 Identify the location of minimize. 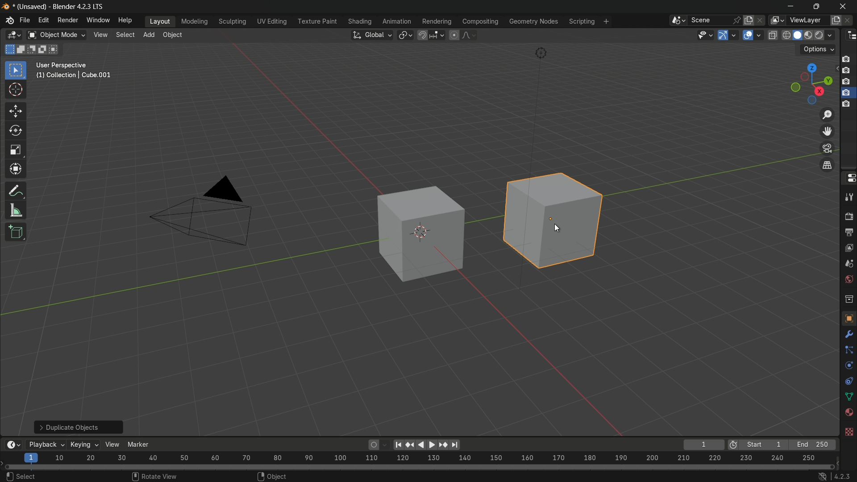
(790, 6).